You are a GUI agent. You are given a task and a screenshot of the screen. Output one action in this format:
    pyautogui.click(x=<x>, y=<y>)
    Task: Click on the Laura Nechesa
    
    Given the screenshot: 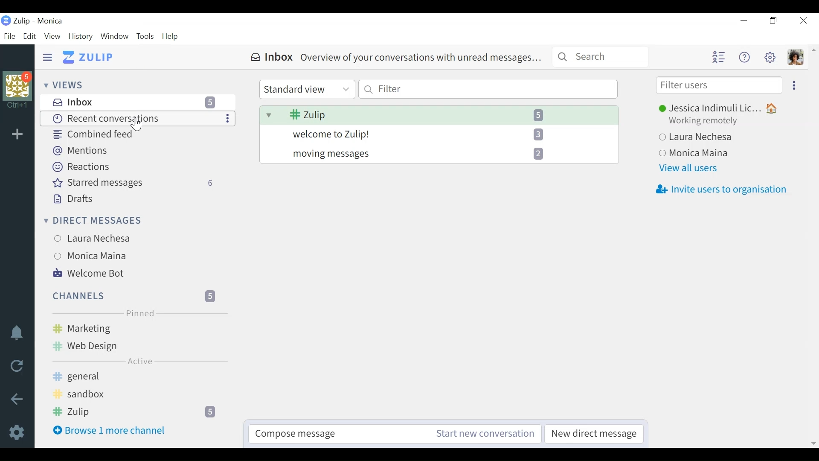 What is the action you would take?
    pyautogui.click(x=102, y=239)
    